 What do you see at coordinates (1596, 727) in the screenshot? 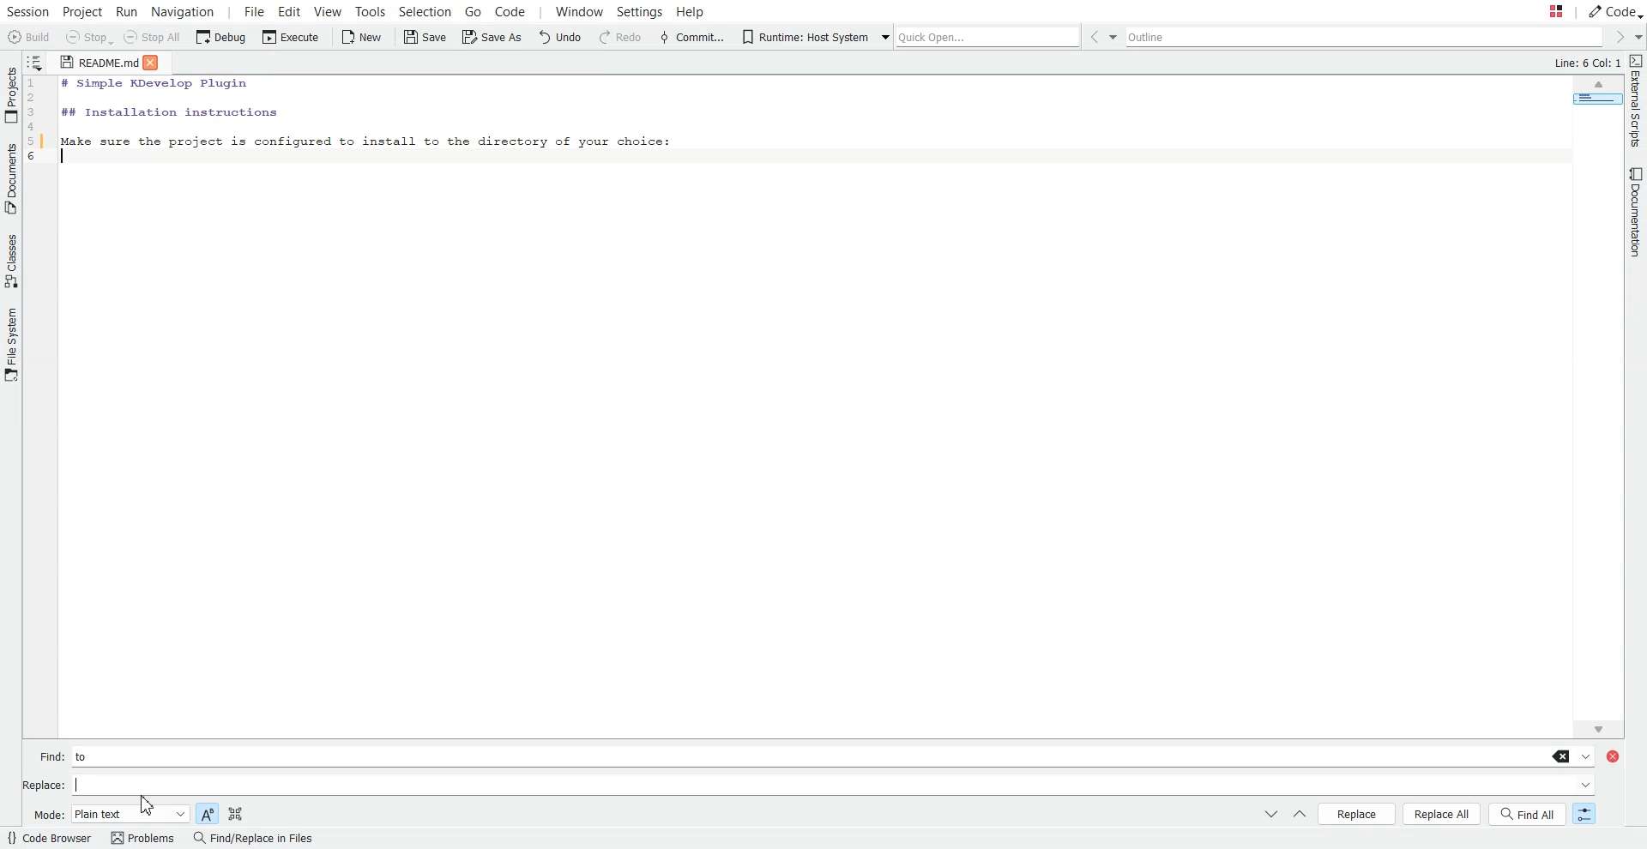
I see `Scroll Down Arrow` at bounding box center [1596, 727].